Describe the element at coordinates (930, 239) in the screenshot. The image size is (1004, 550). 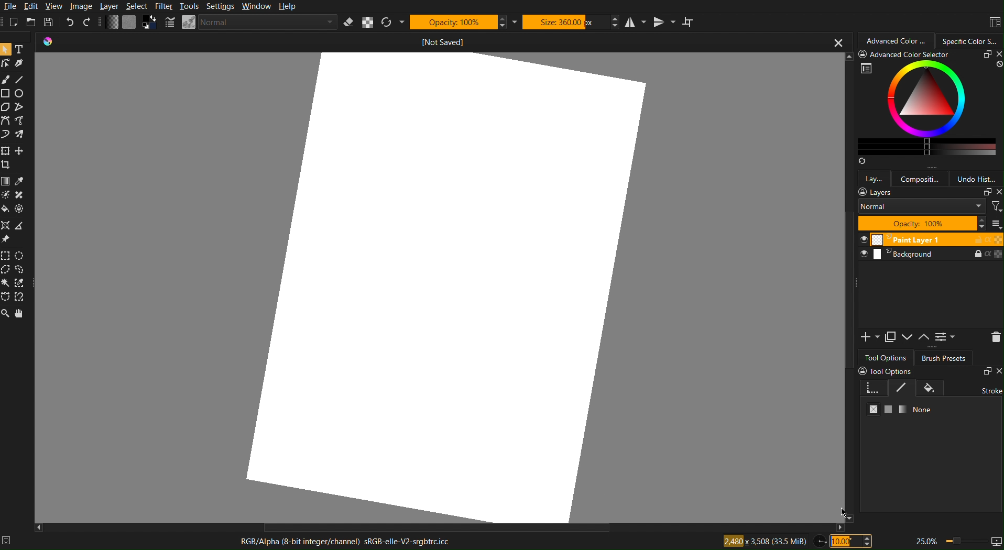
I see `Layer 1` at that location.